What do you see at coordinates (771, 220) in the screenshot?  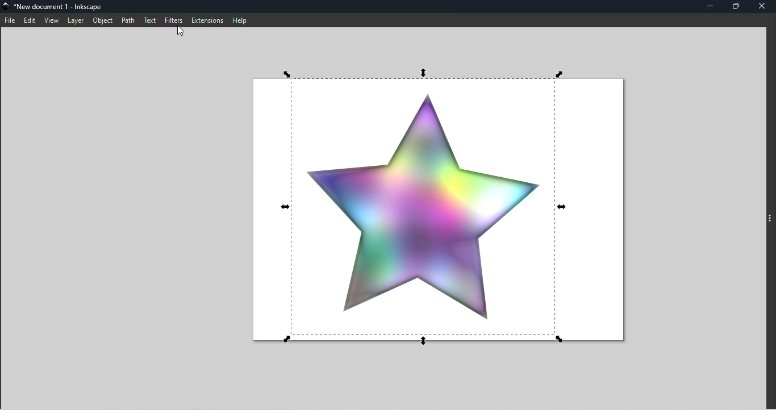 I see `Toggle command panel` at bounding box center [771, 220].